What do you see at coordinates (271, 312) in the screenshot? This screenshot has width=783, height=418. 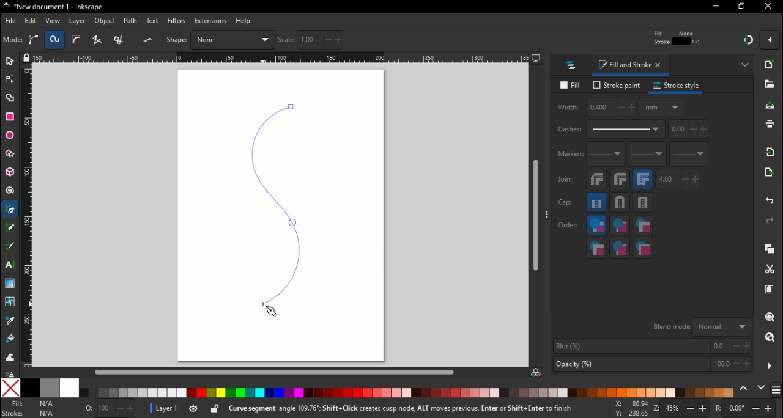 I see `mouse pointer` at bounding box center [271, 312].